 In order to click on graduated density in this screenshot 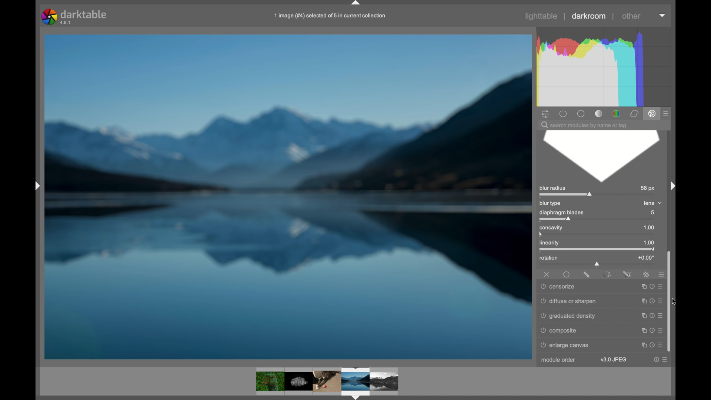, I will do `click(569, 316)`.